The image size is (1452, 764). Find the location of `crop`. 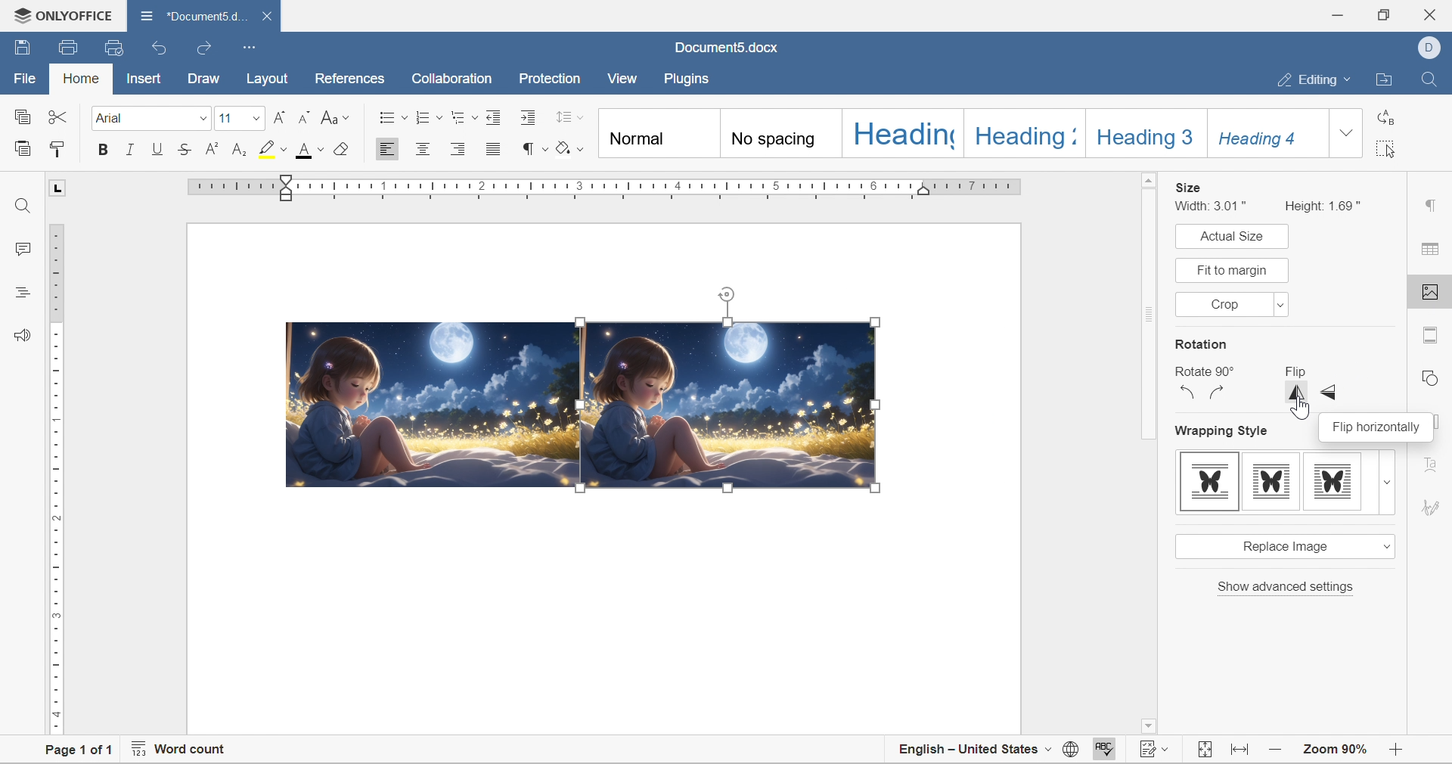

crop is located at coordinates (1229, 304).